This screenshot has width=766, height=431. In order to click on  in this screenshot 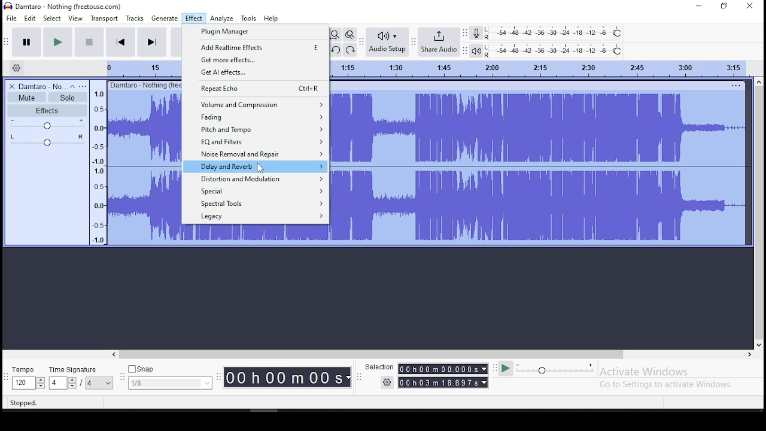, I will do `click(120, 377)`.